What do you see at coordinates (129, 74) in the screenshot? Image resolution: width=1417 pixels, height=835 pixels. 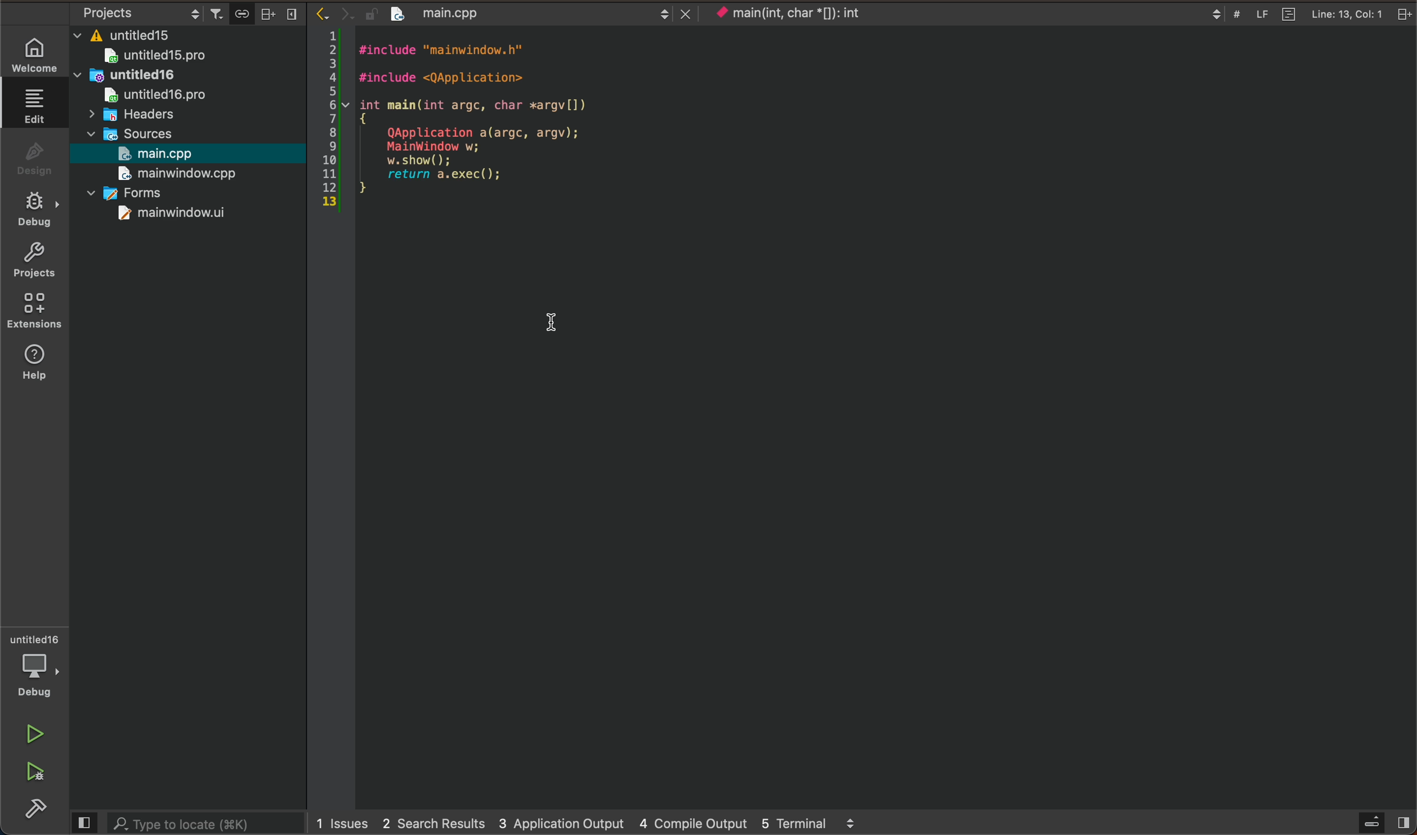 I see `untitled16` at bounding box center [129, 74].